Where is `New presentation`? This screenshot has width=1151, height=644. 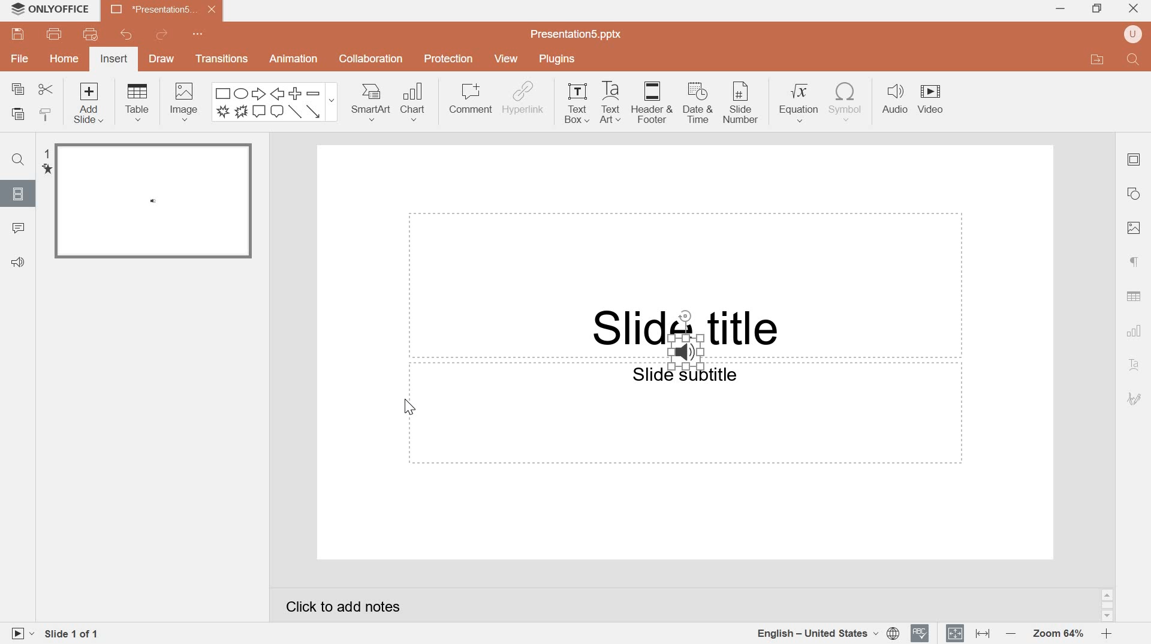 New presentation is located at coordinates (162, 9).